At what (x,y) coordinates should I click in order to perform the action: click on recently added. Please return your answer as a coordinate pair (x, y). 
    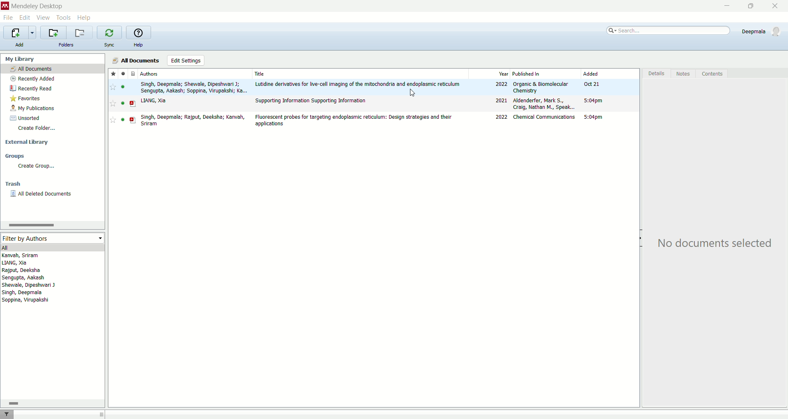
    Looking at the image, I should click on (32, 78).